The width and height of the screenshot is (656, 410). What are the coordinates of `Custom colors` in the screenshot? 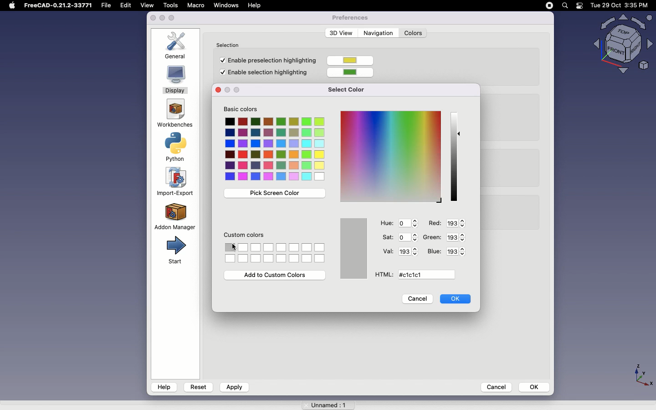 It's located at (245, 236).